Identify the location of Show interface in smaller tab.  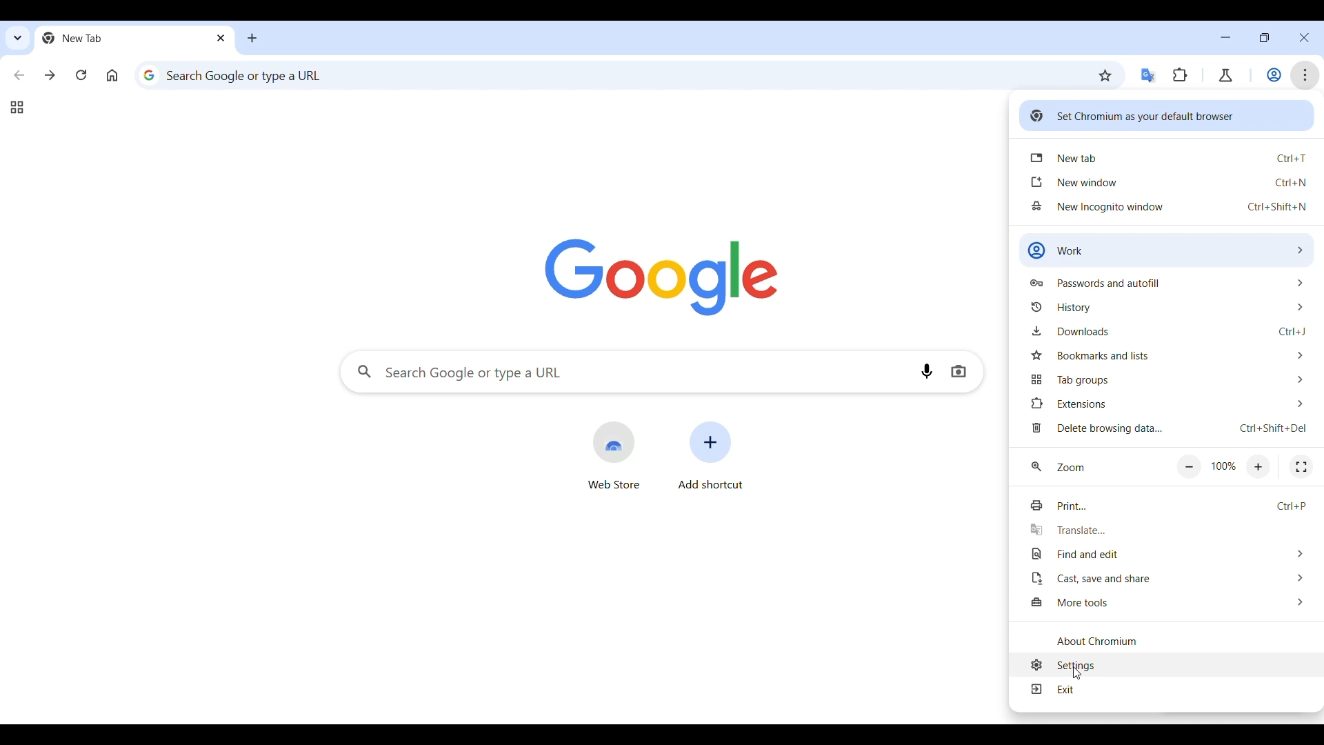
(1264, 37).